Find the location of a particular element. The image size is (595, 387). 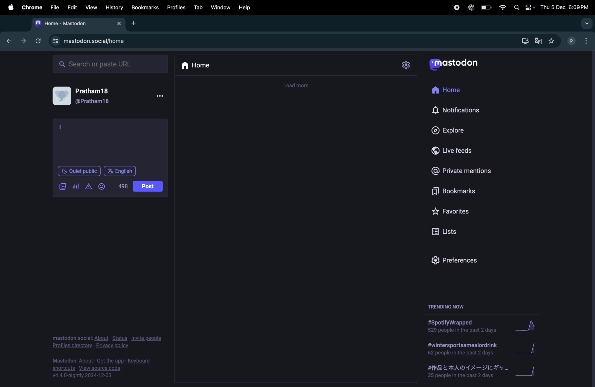

forward is located at coordinates (23, 41).